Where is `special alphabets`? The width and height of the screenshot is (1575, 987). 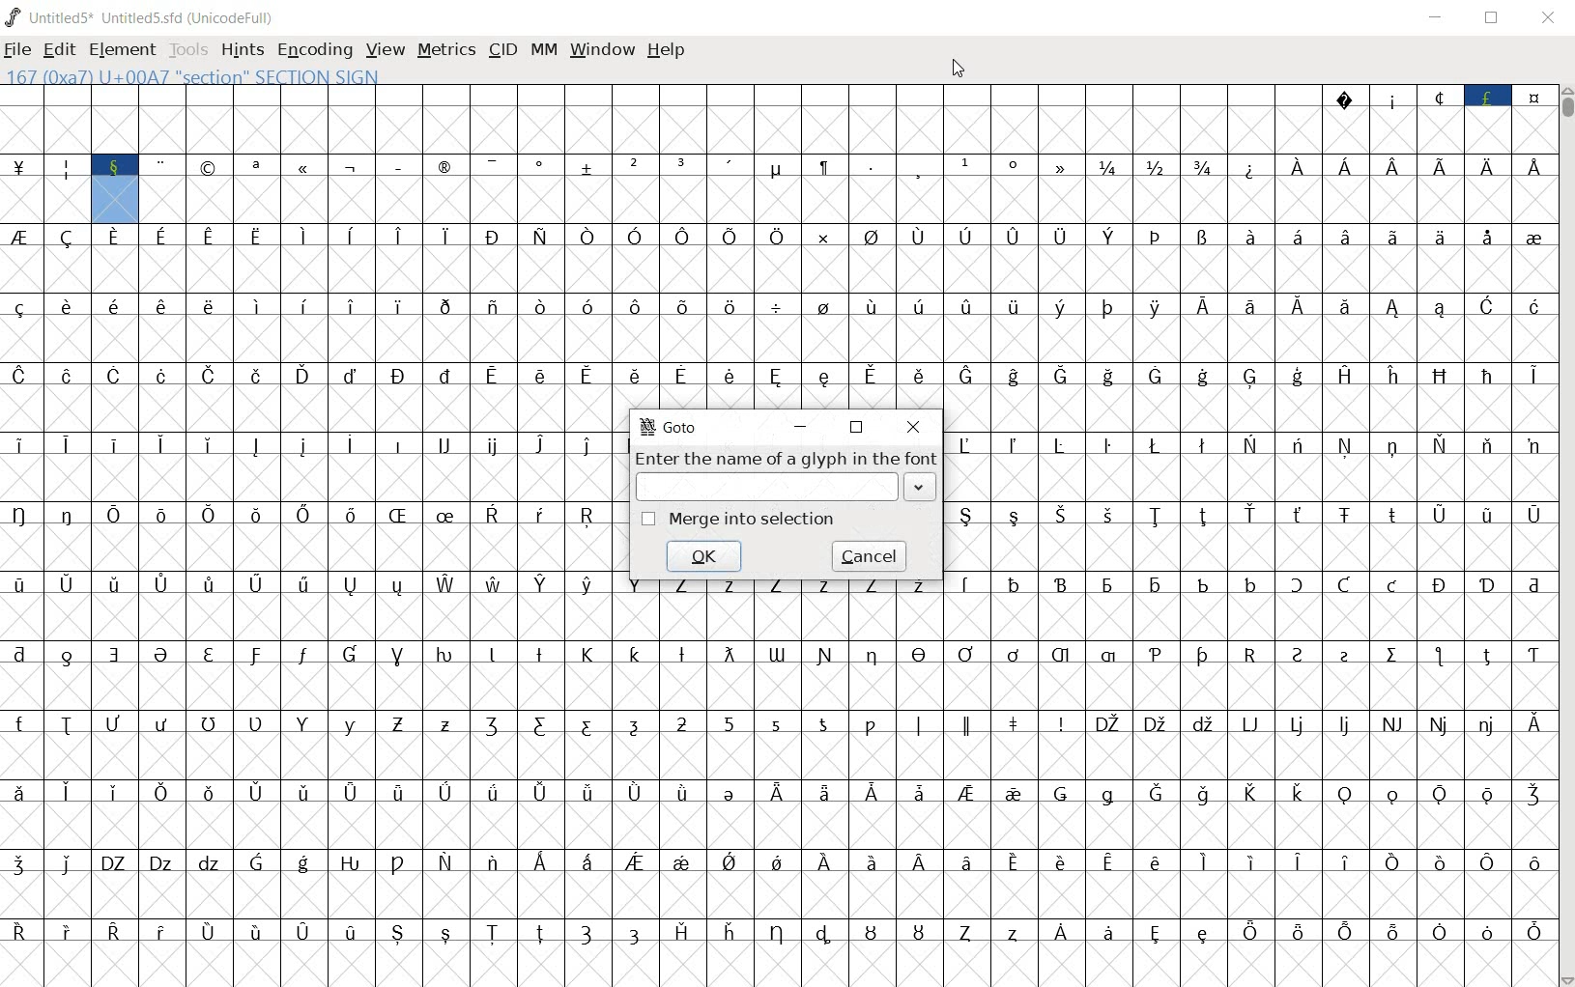
special alphabets is located at coordinates (897, 745).